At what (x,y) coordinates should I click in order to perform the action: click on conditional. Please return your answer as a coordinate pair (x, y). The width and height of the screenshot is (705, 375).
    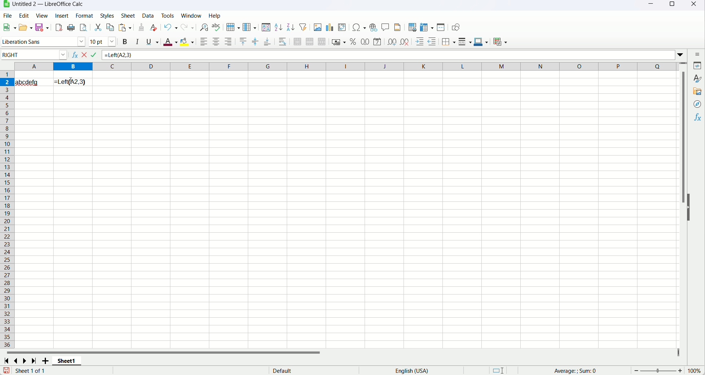
    Looking at the image, I should click on (500, 42).